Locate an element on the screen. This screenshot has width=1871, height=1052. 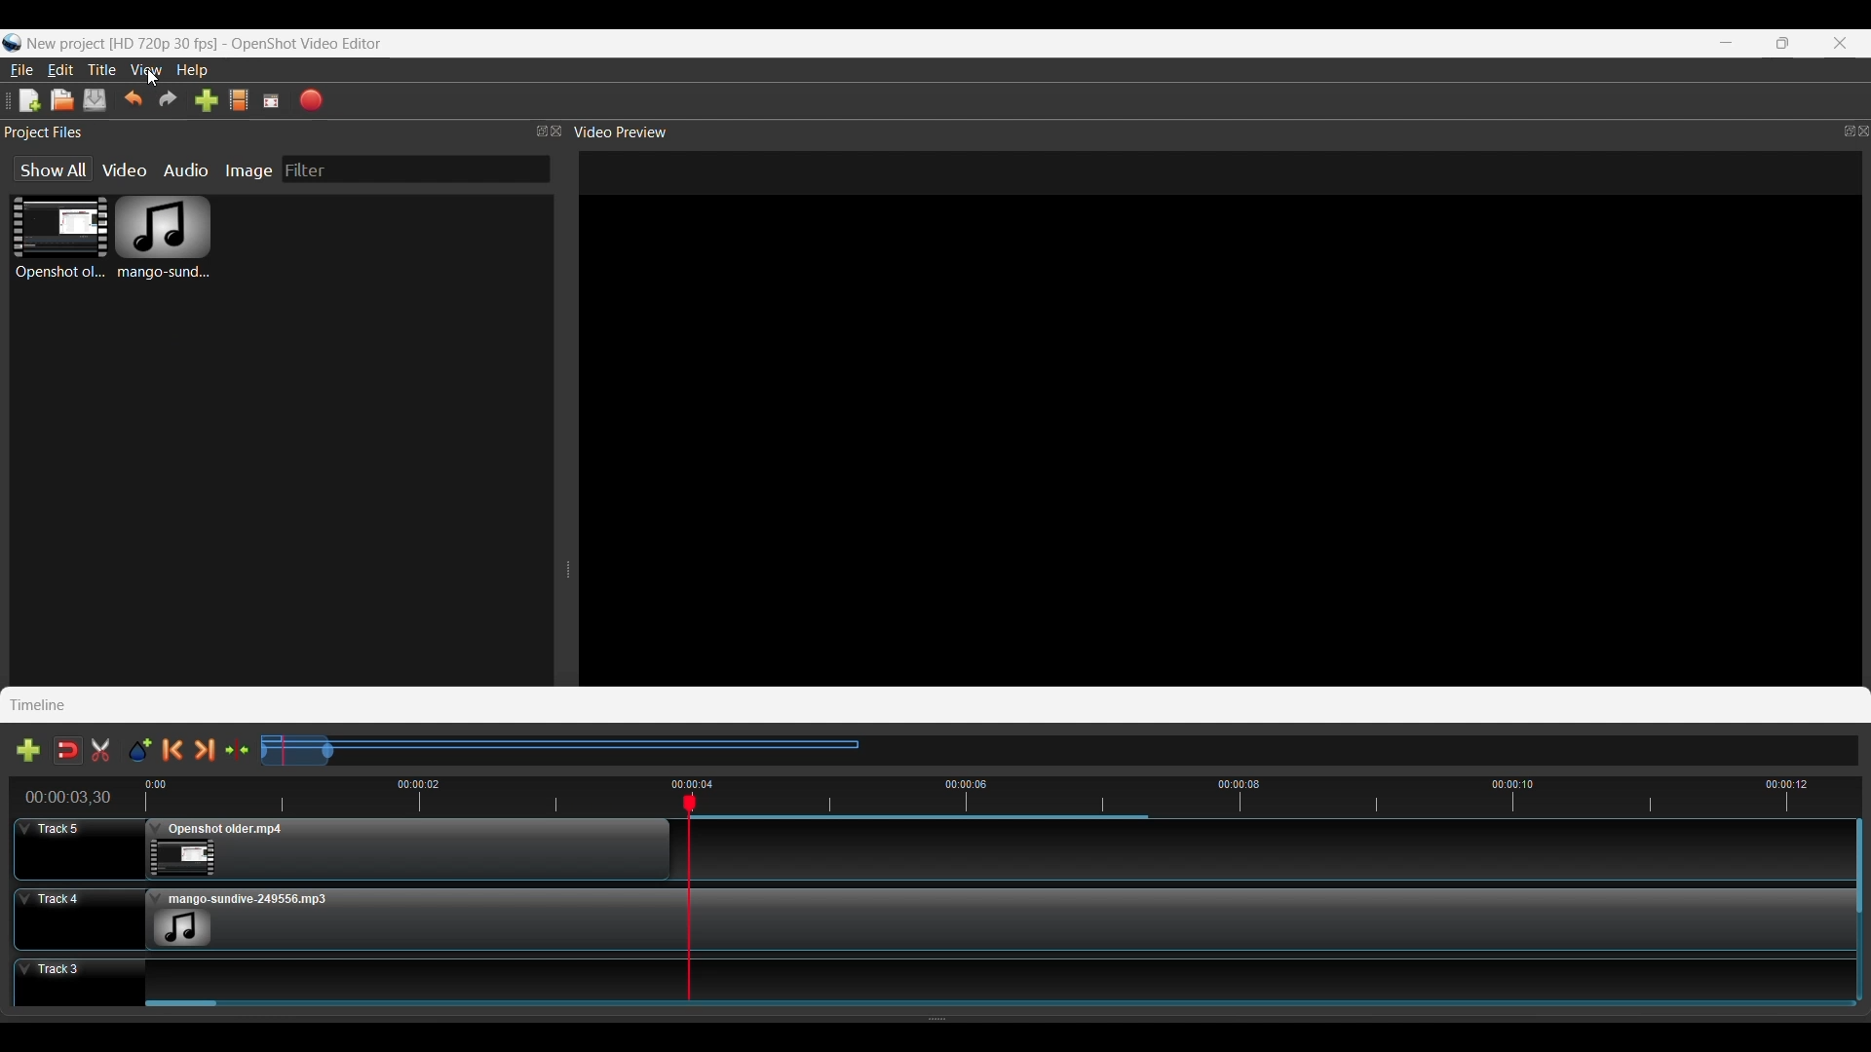
Export Video is located at coordinates (312, 100).